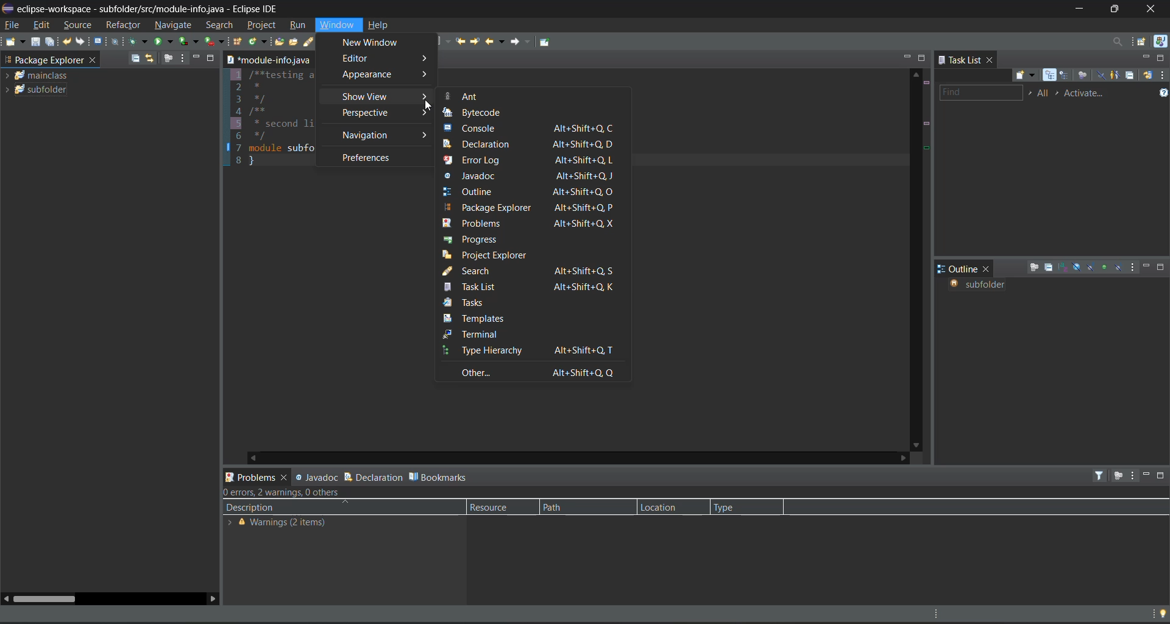  I want to click on focus on active task, so click(167, 58).